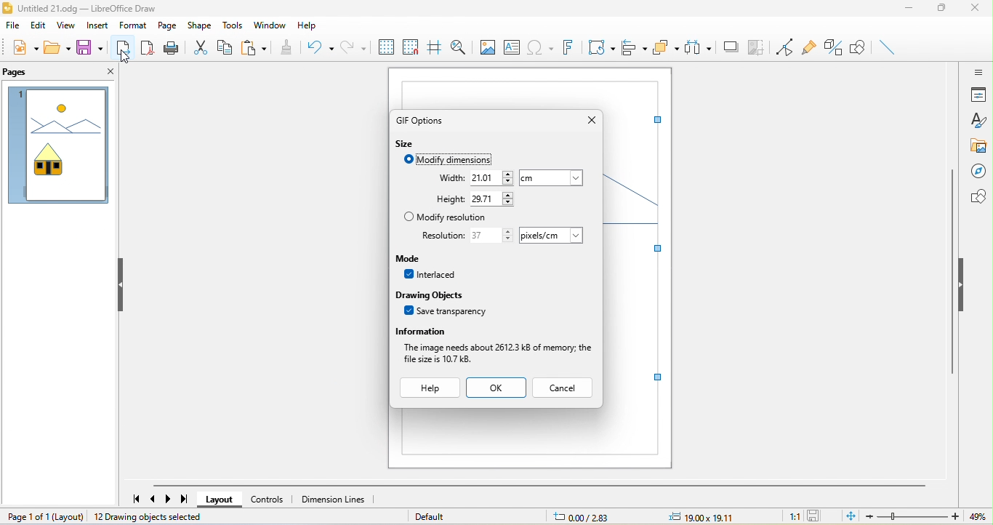  Describe the element at coordinates (890, 49) in the screenshot. I see `line tool` at that location.